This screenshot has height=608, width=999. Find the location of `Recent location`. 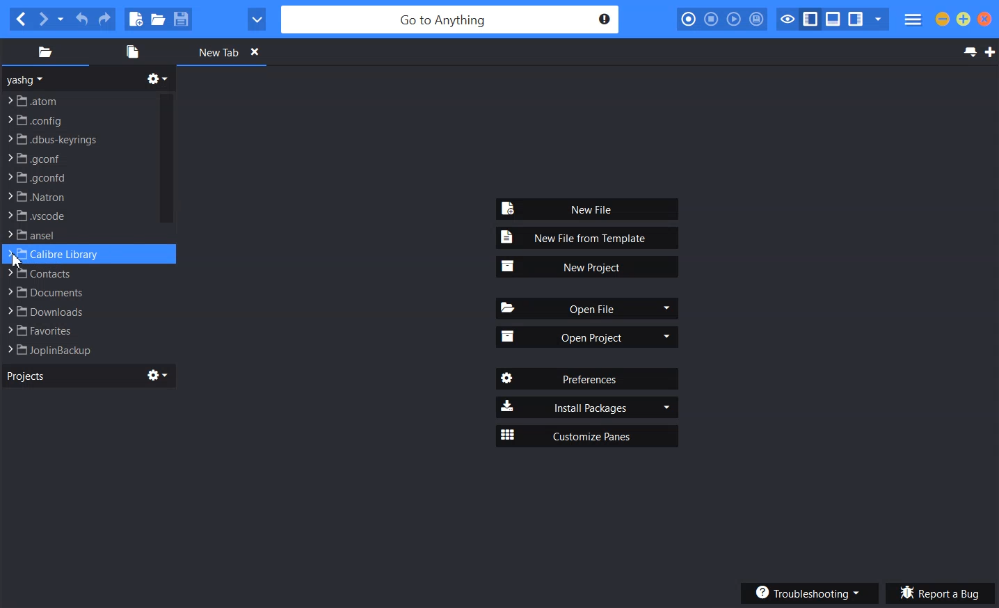

Recent location is located at coordinates (61, 19).